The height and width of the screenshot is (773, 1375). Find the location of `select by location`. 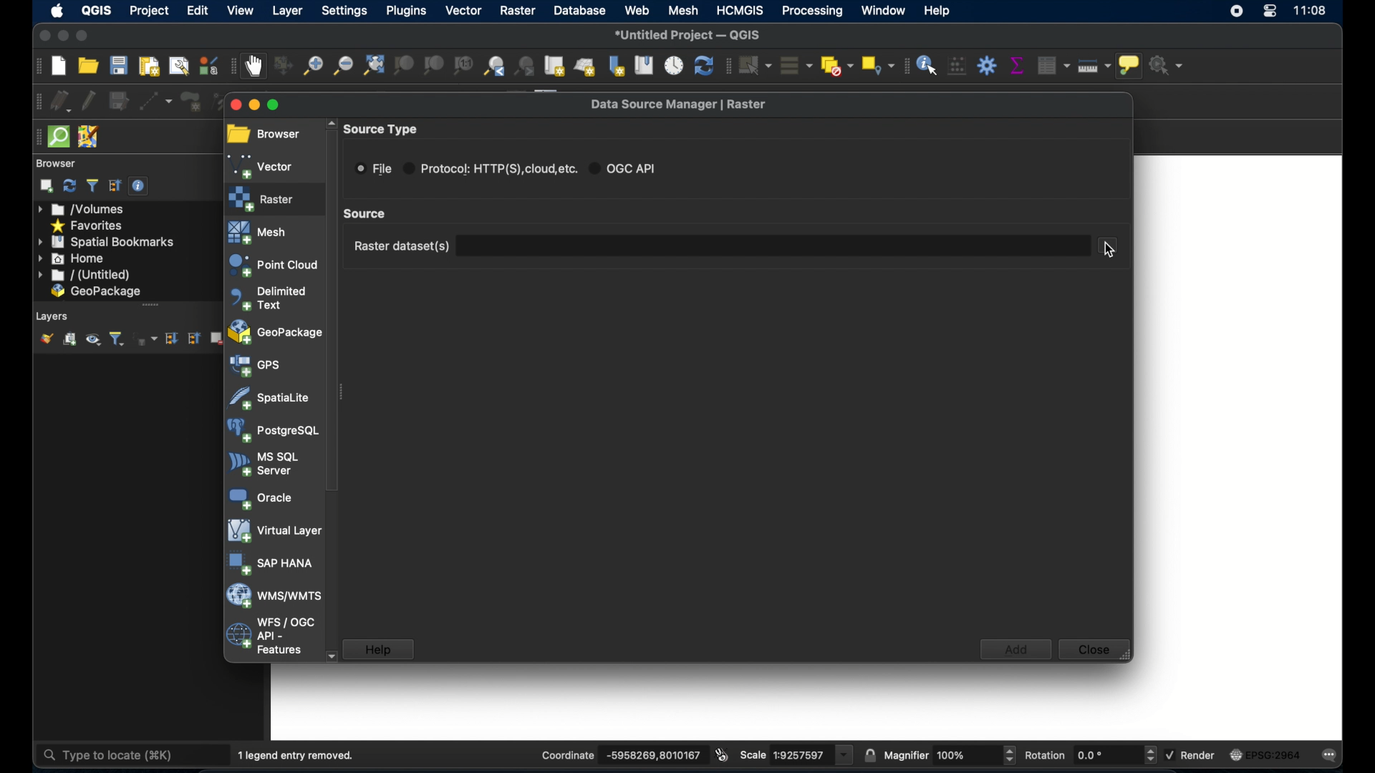

select by location is located at coordinates (876, 65).